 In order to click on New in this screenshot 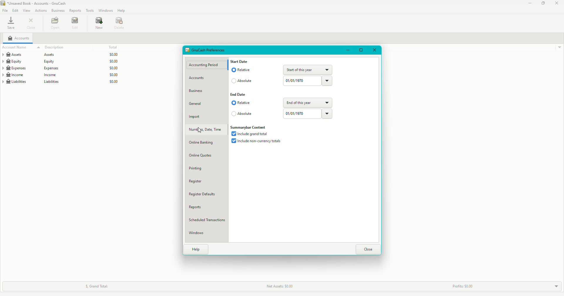, I will do `click(98, 24)`.